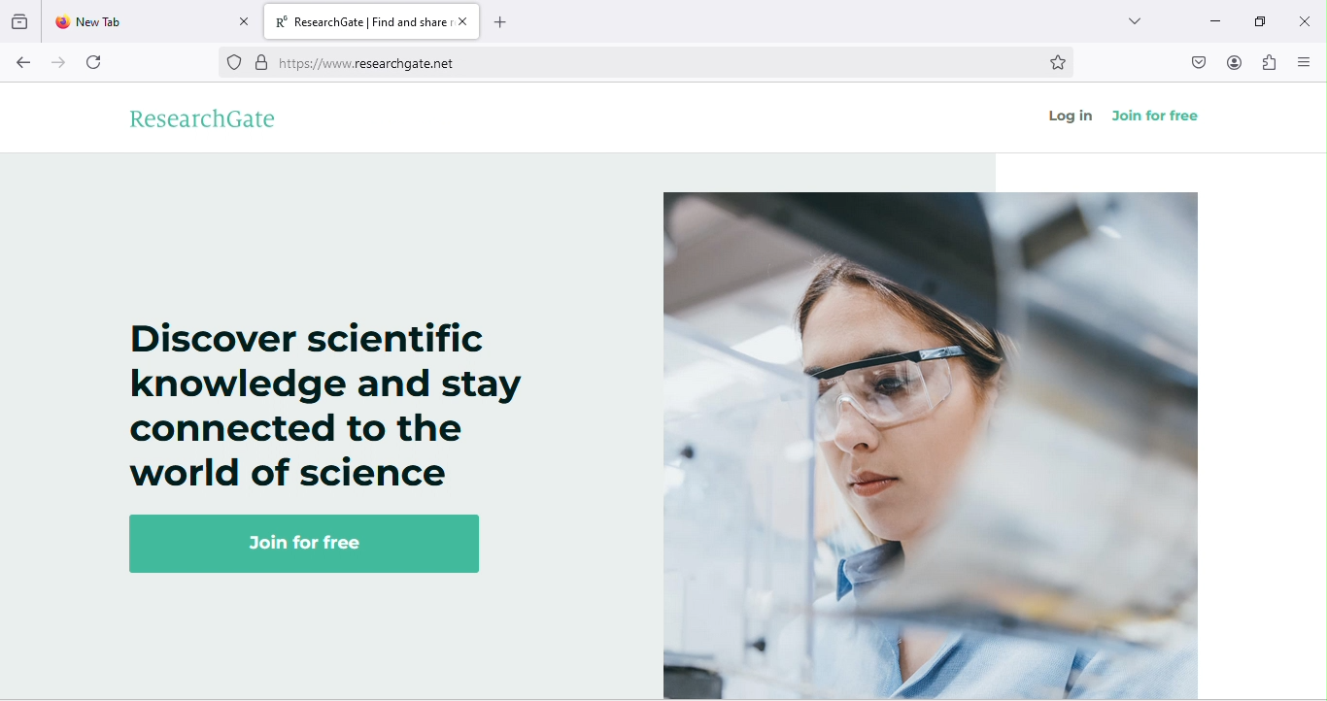  What do you see at coordinates (321, 401) in the screenshot?
I see `Discover scientific knowledge and stay connected to the world of science` at bounding box center [321, 401].